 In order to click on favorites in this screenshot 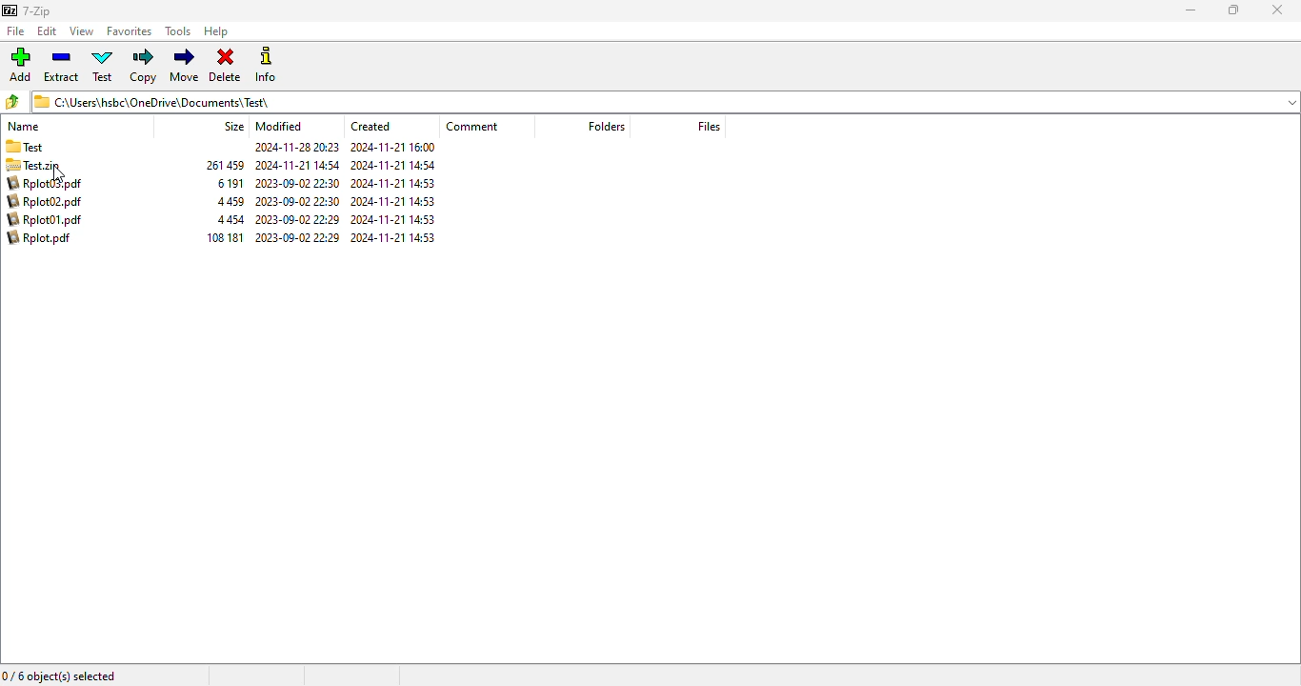, I will do `click(130, 31)`.